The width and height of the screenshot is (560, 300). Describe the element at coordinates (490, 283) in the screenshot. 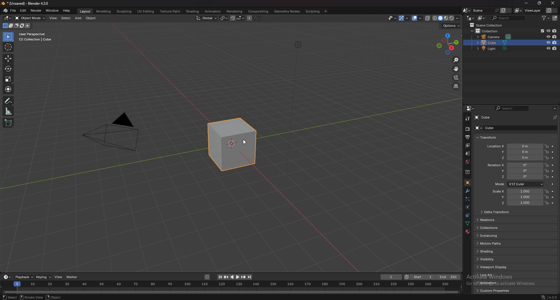

I see `animation` at that location.